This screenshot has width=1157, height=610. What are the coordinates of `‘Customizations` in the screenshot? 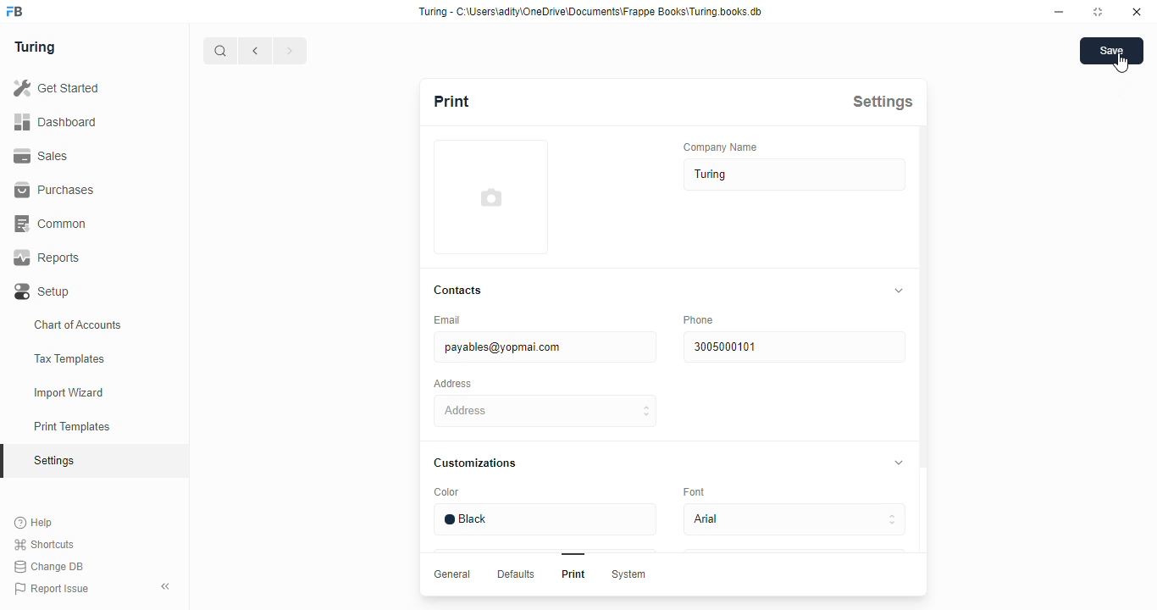 It's located at (479, 463).